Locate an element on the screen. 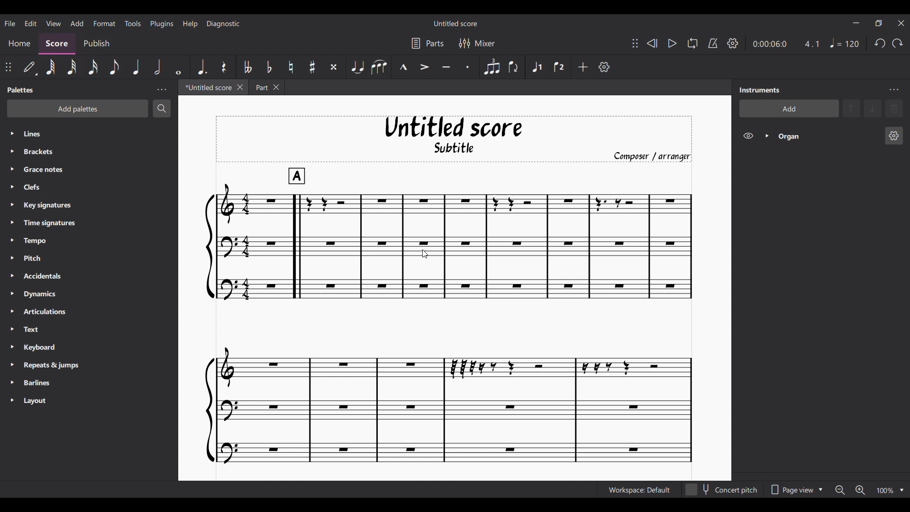  Default is located at coordinates (30, 67).